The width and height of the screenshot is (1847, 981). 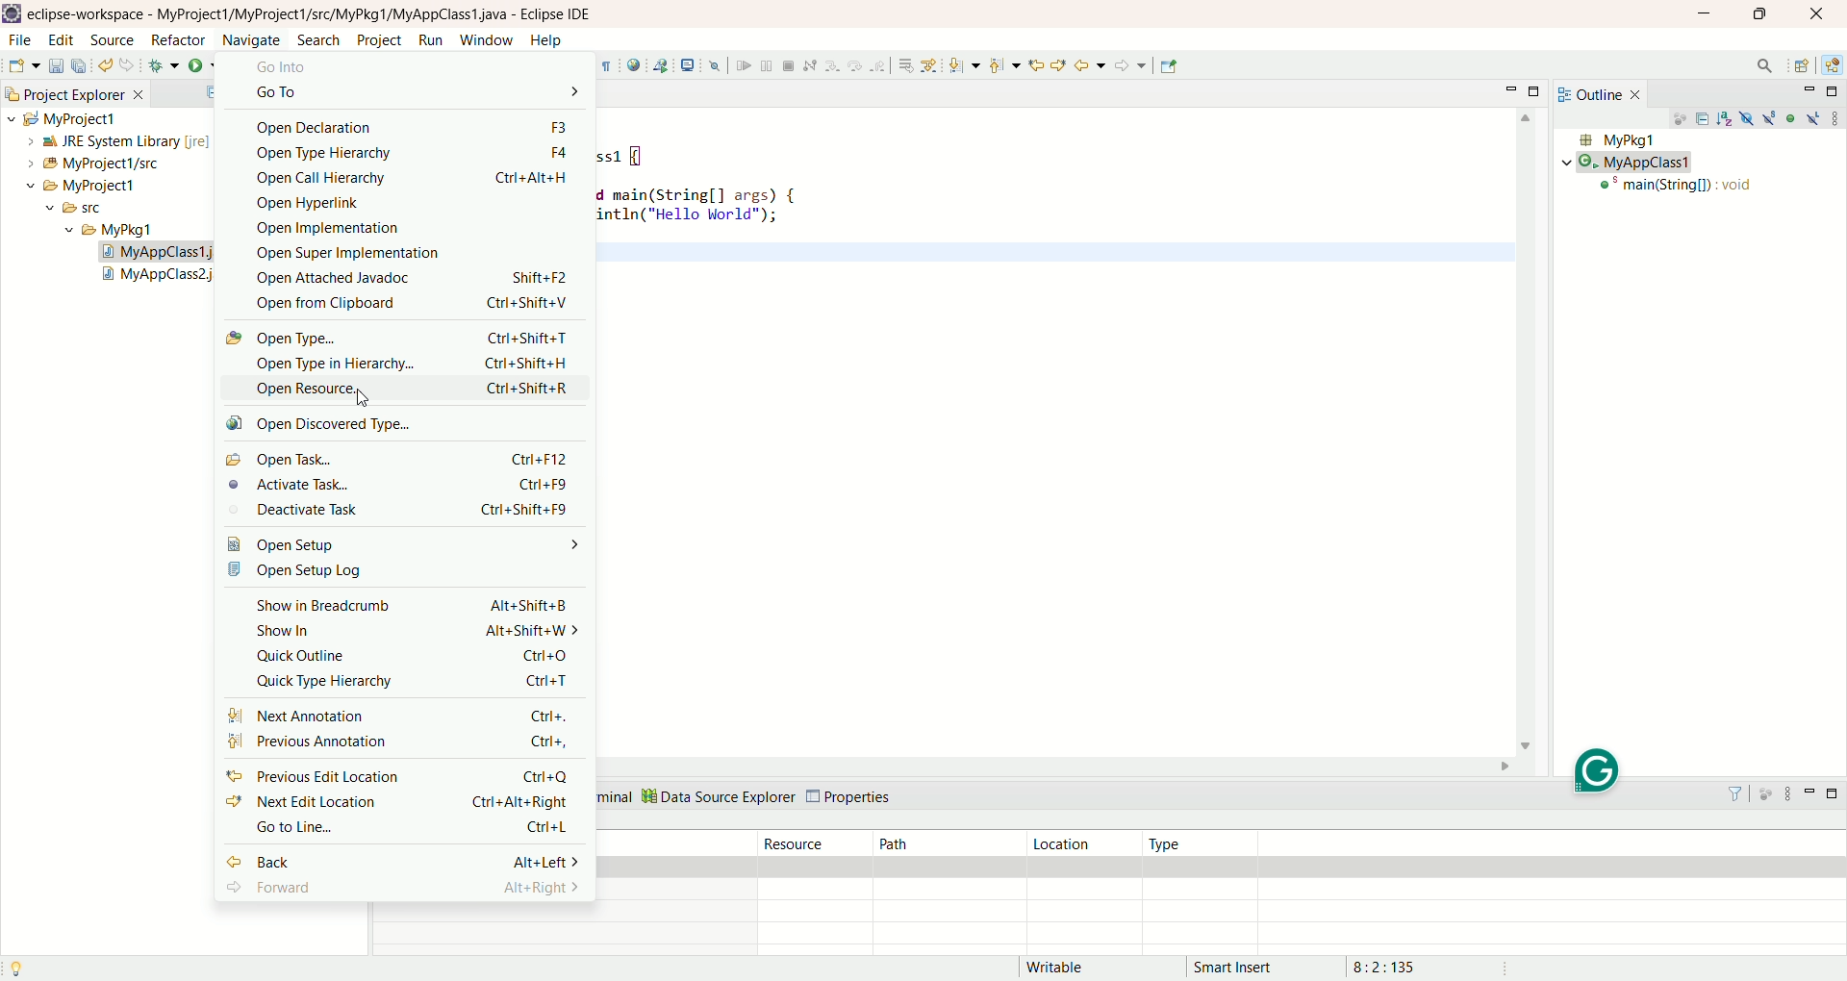 What do you see at coordinates (1538, 90) in the screenshot?
I see `maximize` at bounding box center [1538, 90].